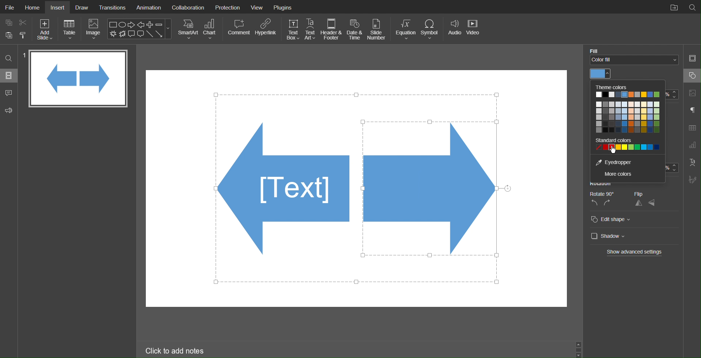  Describe the element at coordinates (188, 7) in the screenshot. I see `Collaboration` at that location.